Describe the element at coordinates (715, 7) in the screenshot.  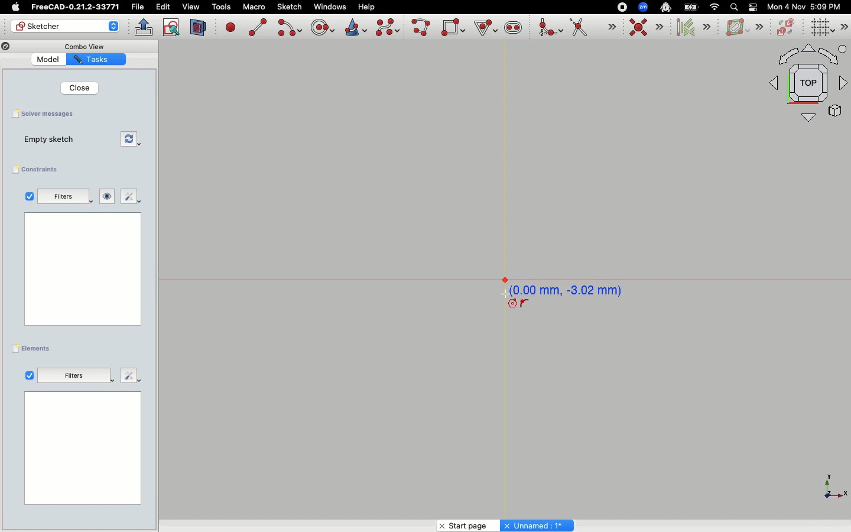
I see `Network` at that location.